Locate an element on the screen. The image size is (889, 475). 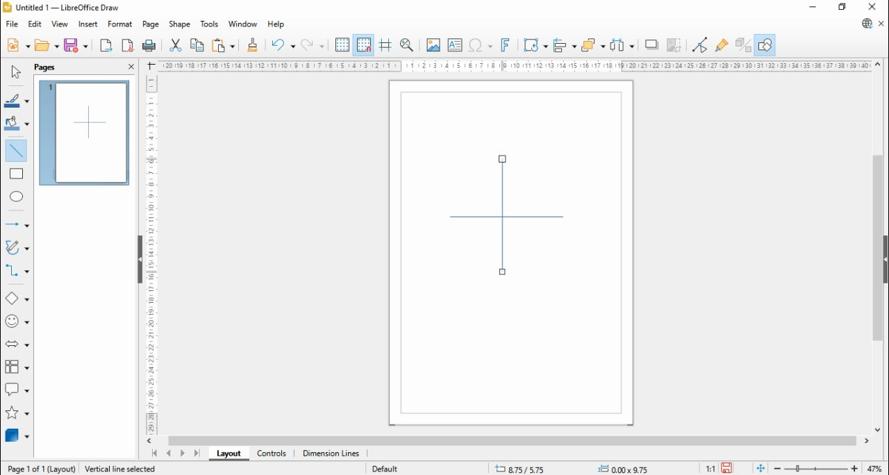
Scale is located at coordinates (151, 254).